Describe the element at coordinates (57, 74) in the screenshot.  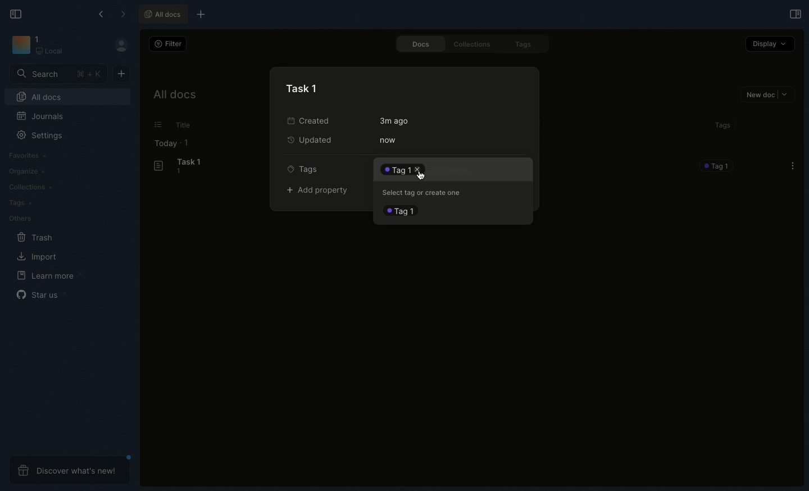
I see `Search + K` at that location.